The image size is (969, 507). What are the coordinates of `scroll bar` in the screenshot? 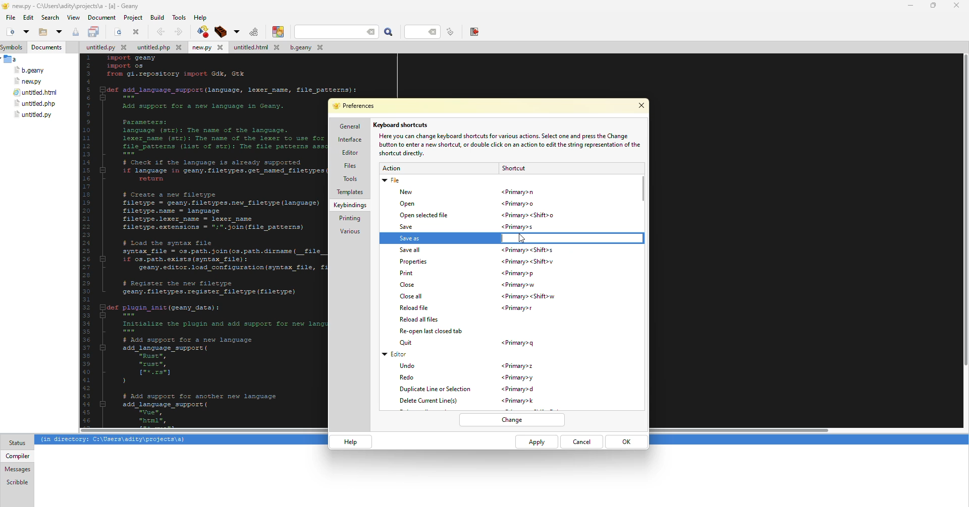 It's located at (643, 183).